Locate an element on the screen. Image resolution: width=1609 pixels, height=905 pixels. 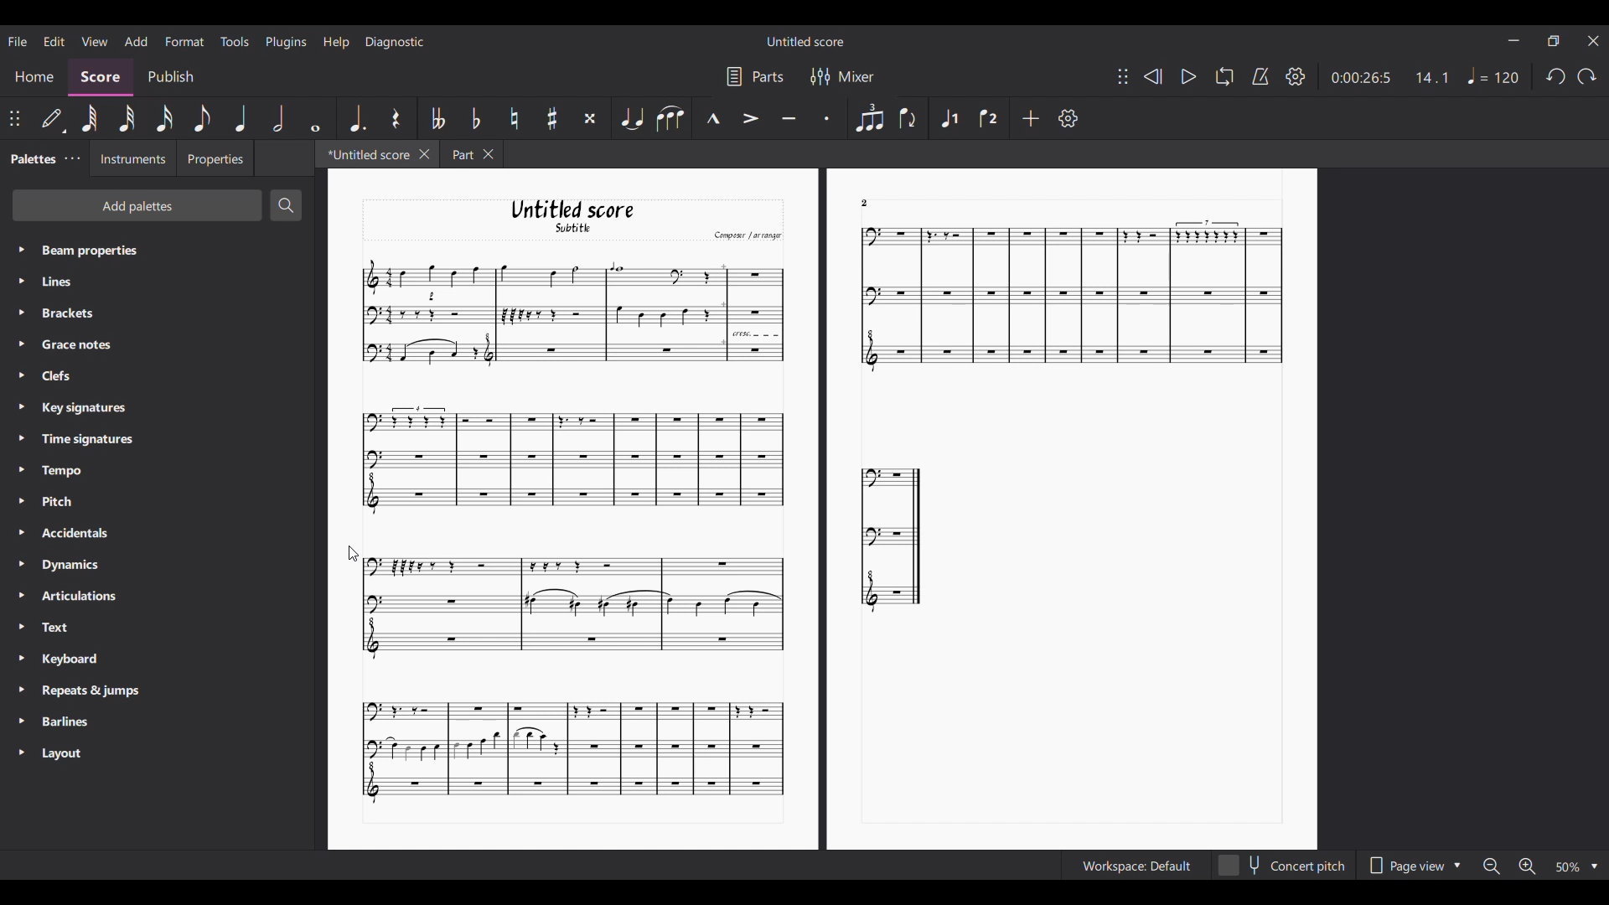
Home  is located at coordinates (34, 79).